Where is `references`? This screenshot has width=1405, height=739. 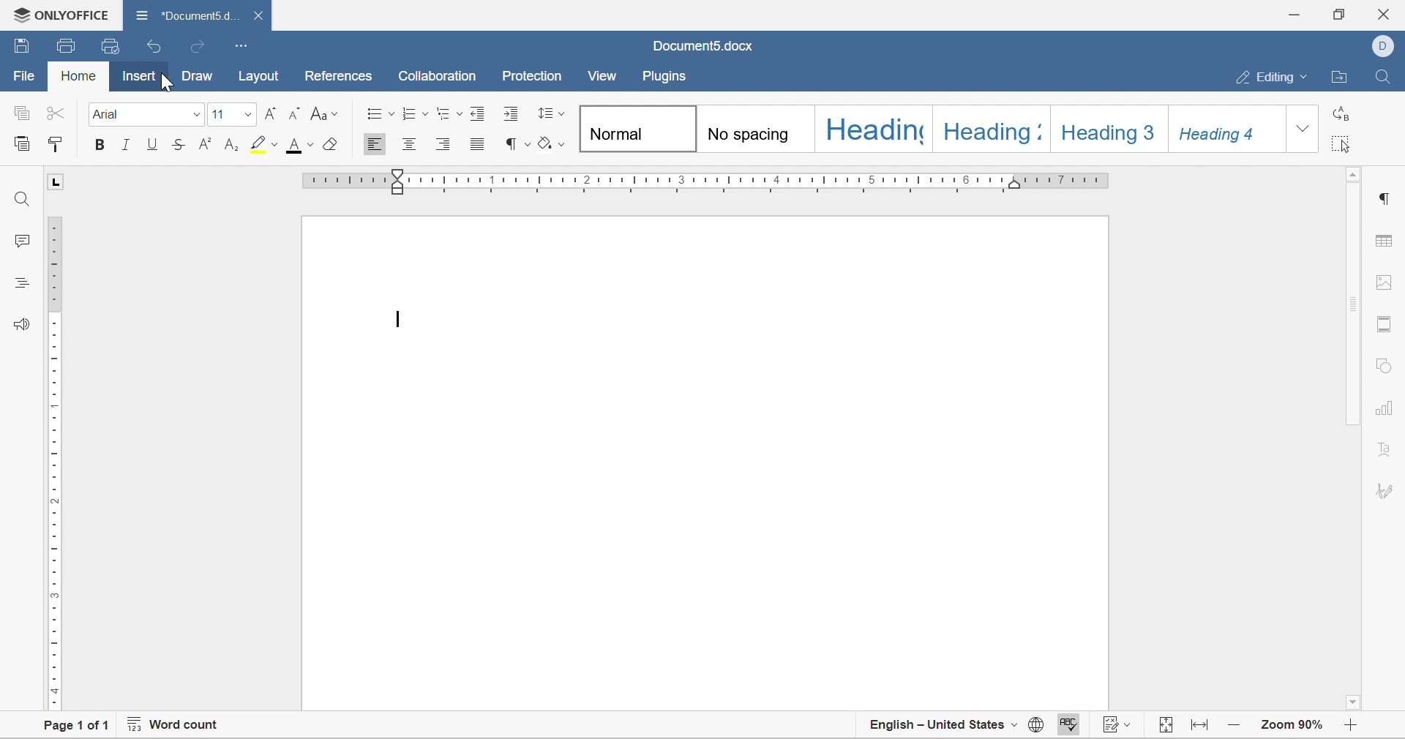 references is located at coordinates (340, 76).